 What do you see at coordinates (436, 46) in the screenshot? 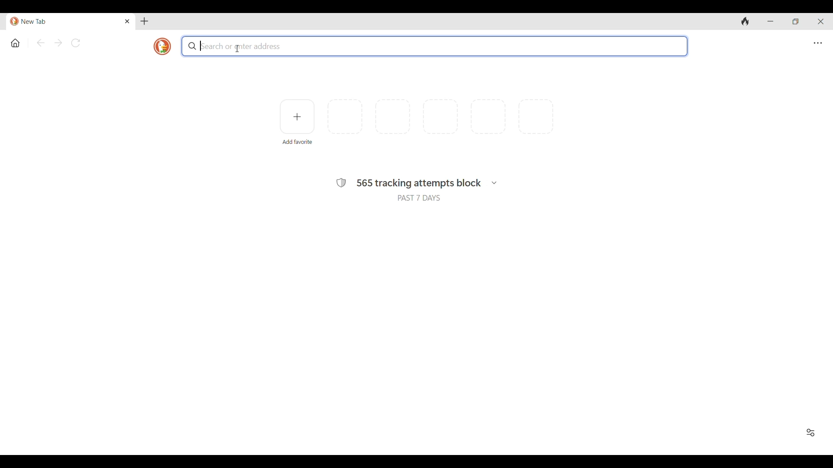
I see `Search box` at bounding box center [436, 46].